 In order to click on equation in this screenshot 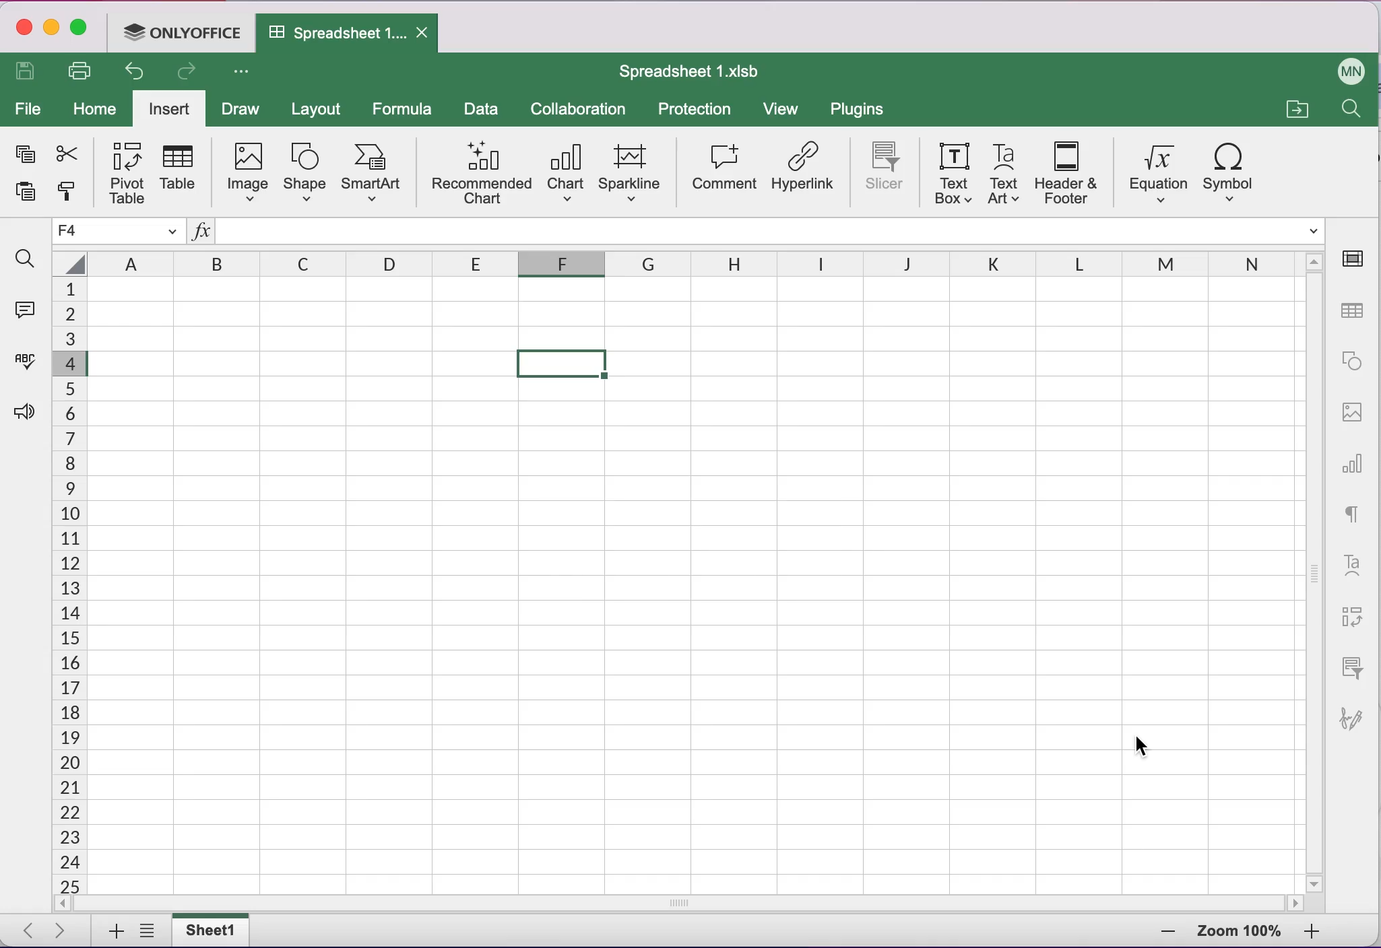, I will do `click(1155, 168)`.